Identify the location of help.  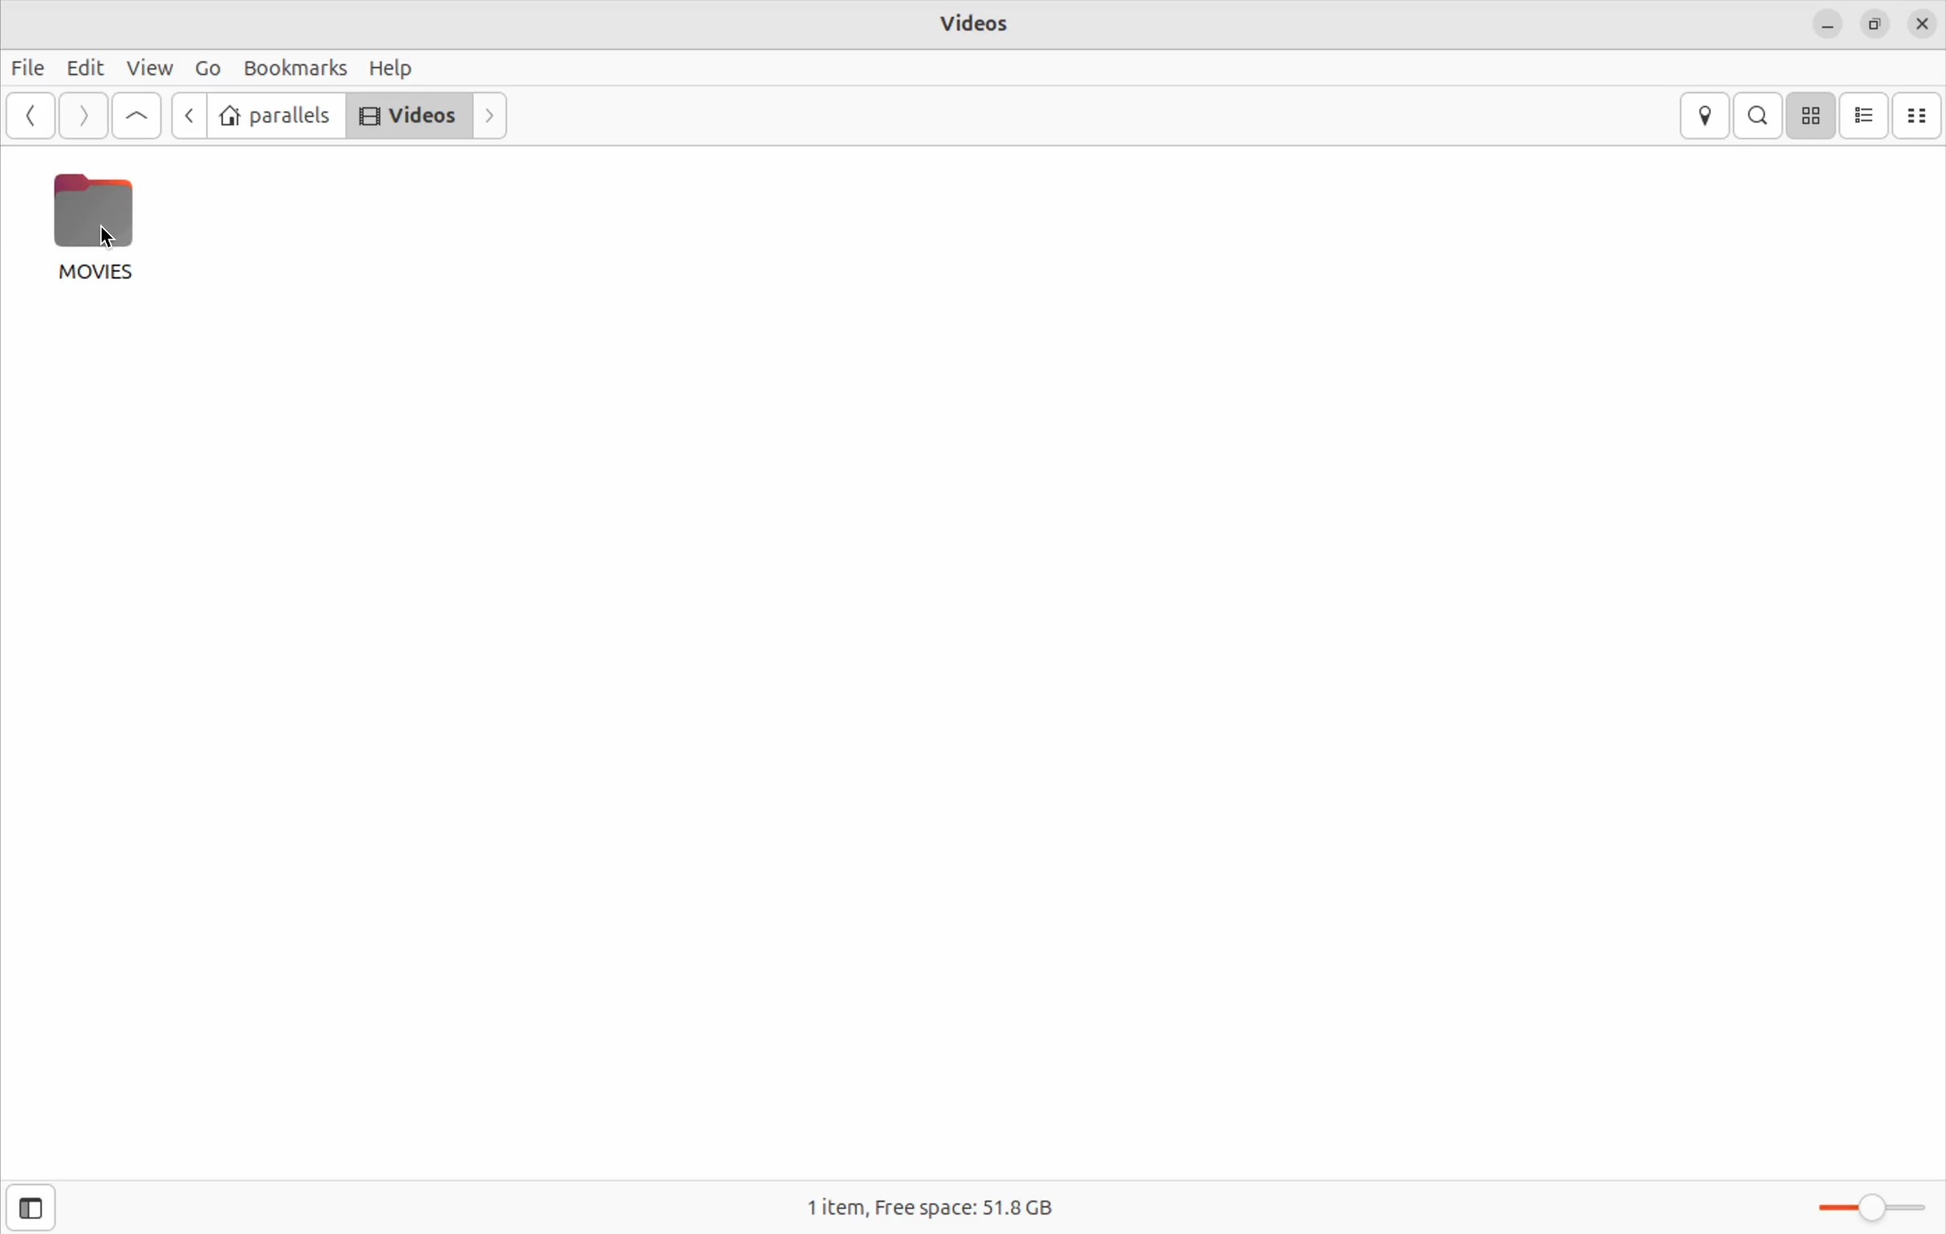
(396, 68).